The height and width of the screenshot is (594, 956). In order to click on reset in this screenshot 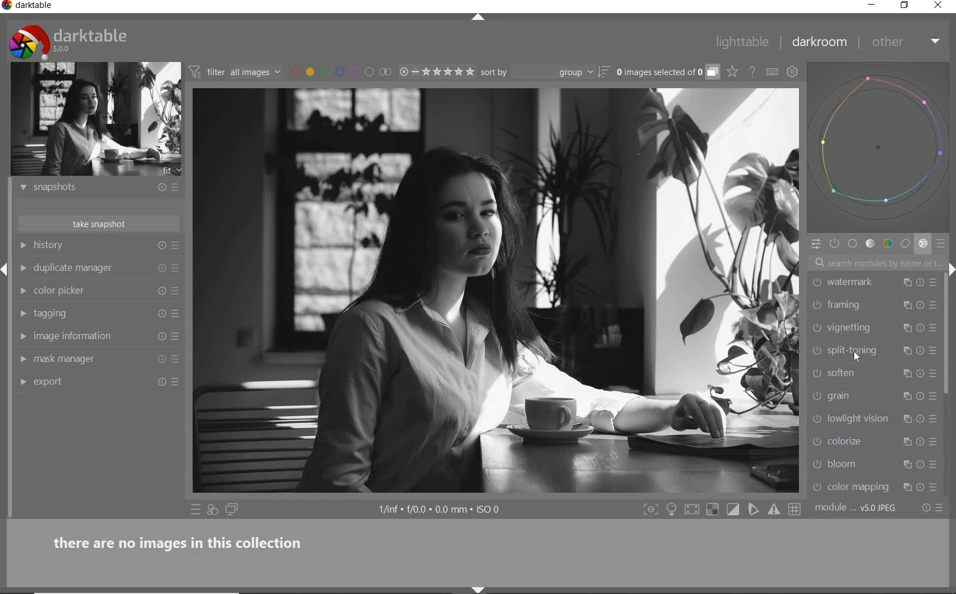, I will do `click(162, 290)`.